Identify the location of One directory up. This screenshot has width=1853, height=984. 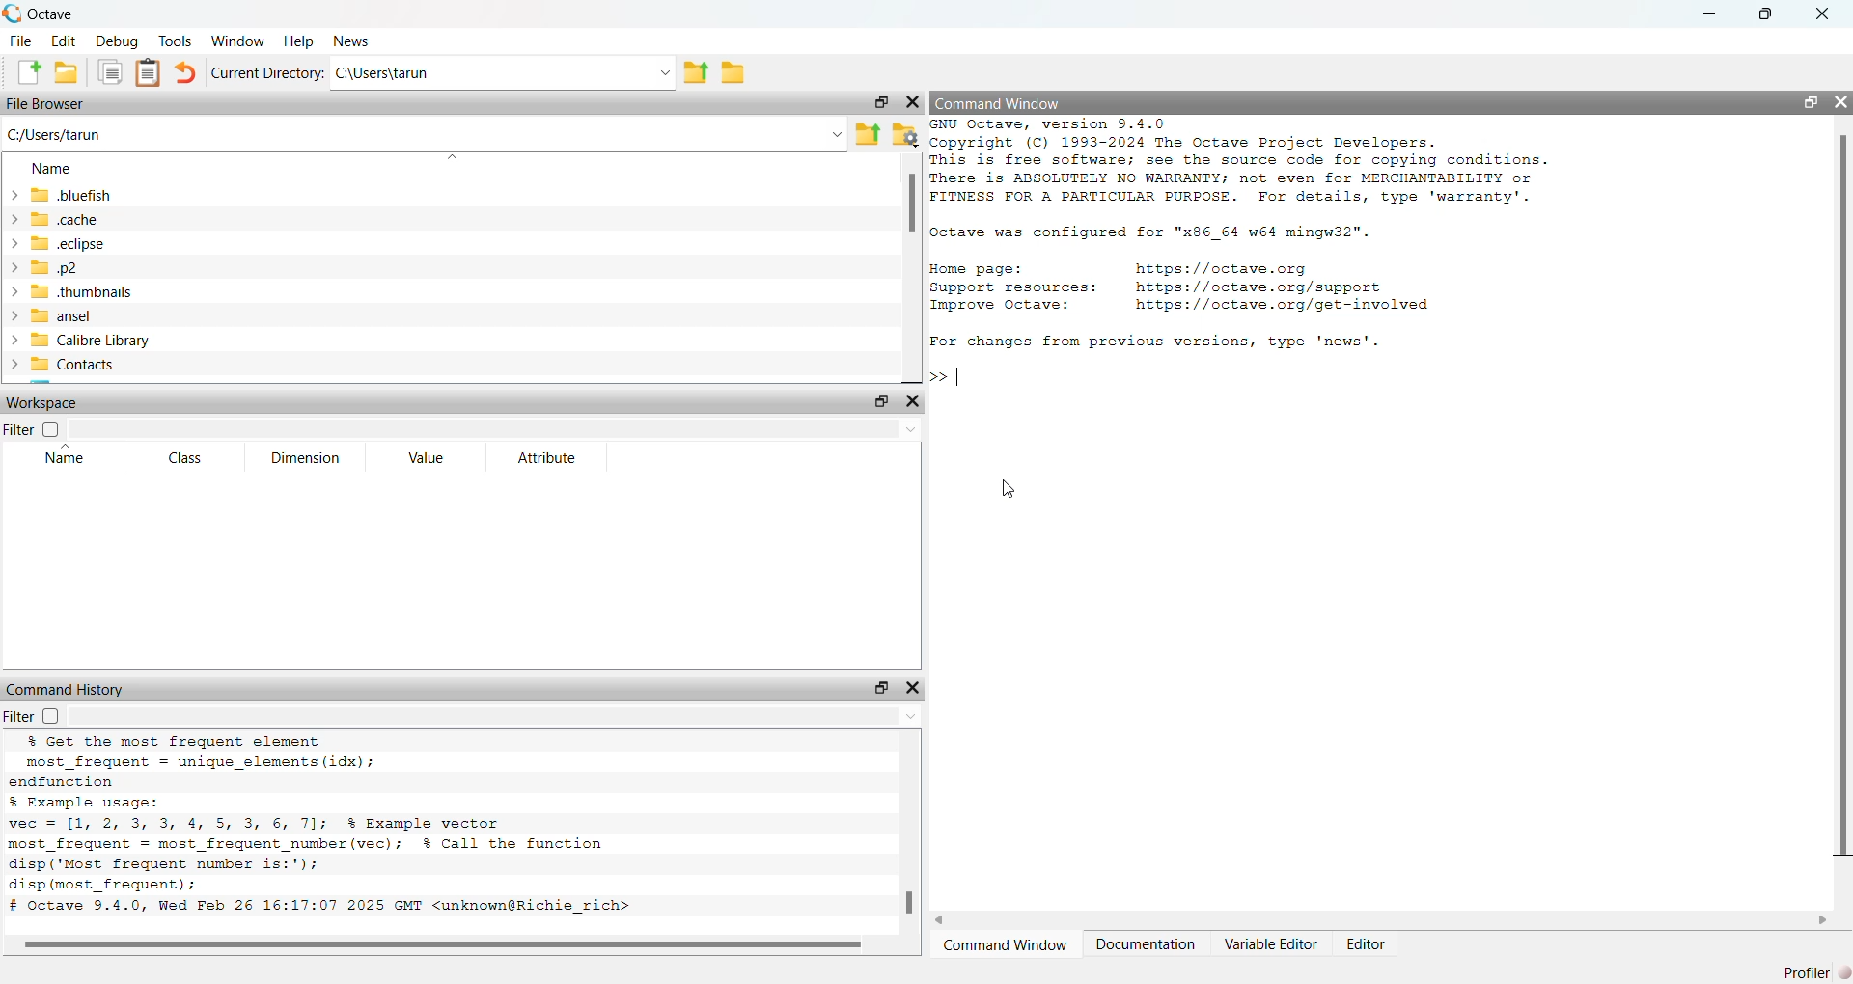
(695, 70).